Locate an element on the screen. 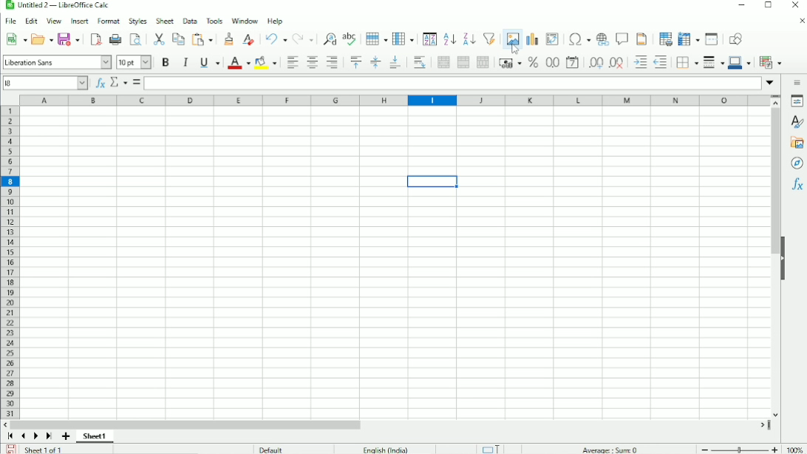  Scroll to next sheet is located at coordinates (36, 436).